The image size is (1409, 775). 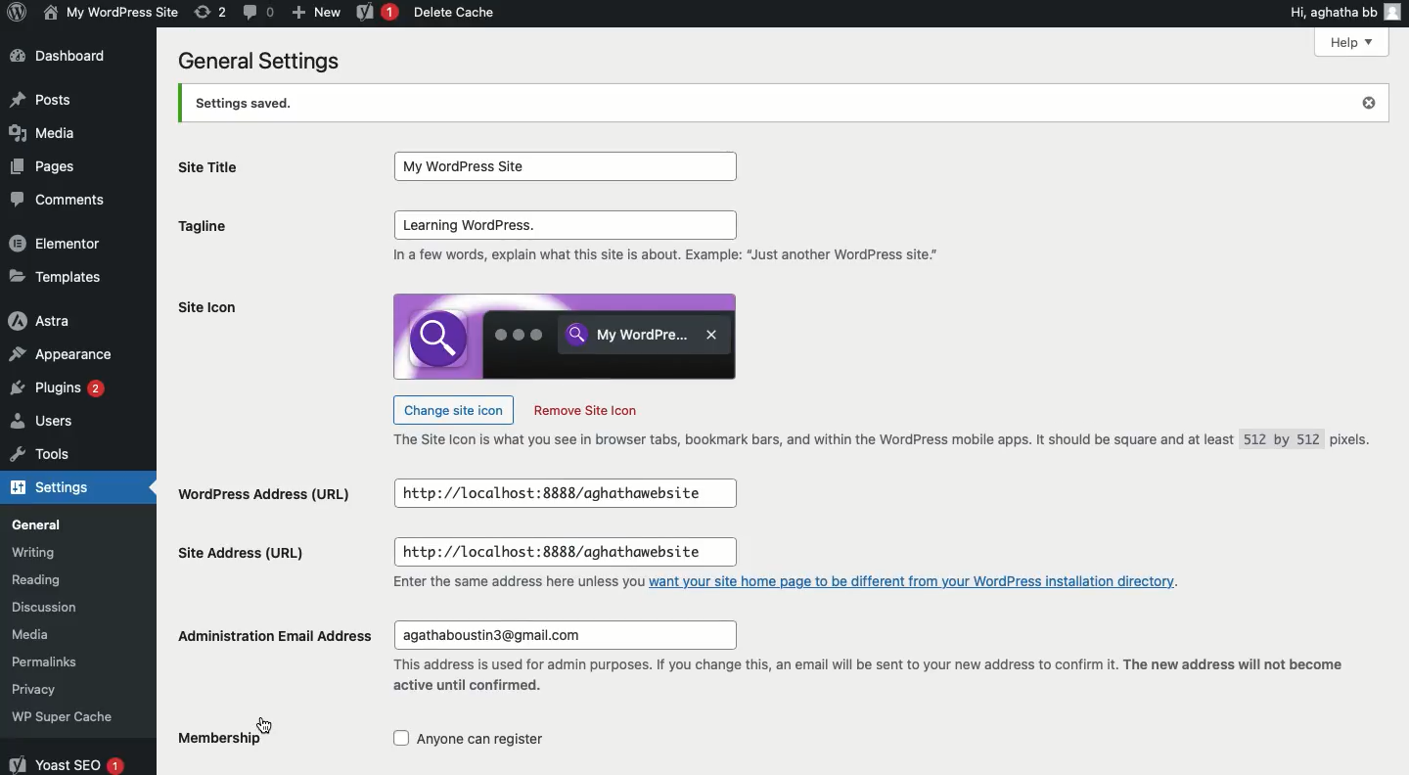 What do you see at coordinates (109, 12) in the screenshot?
I see `My wordpress site` at bounding box center [109, 12].